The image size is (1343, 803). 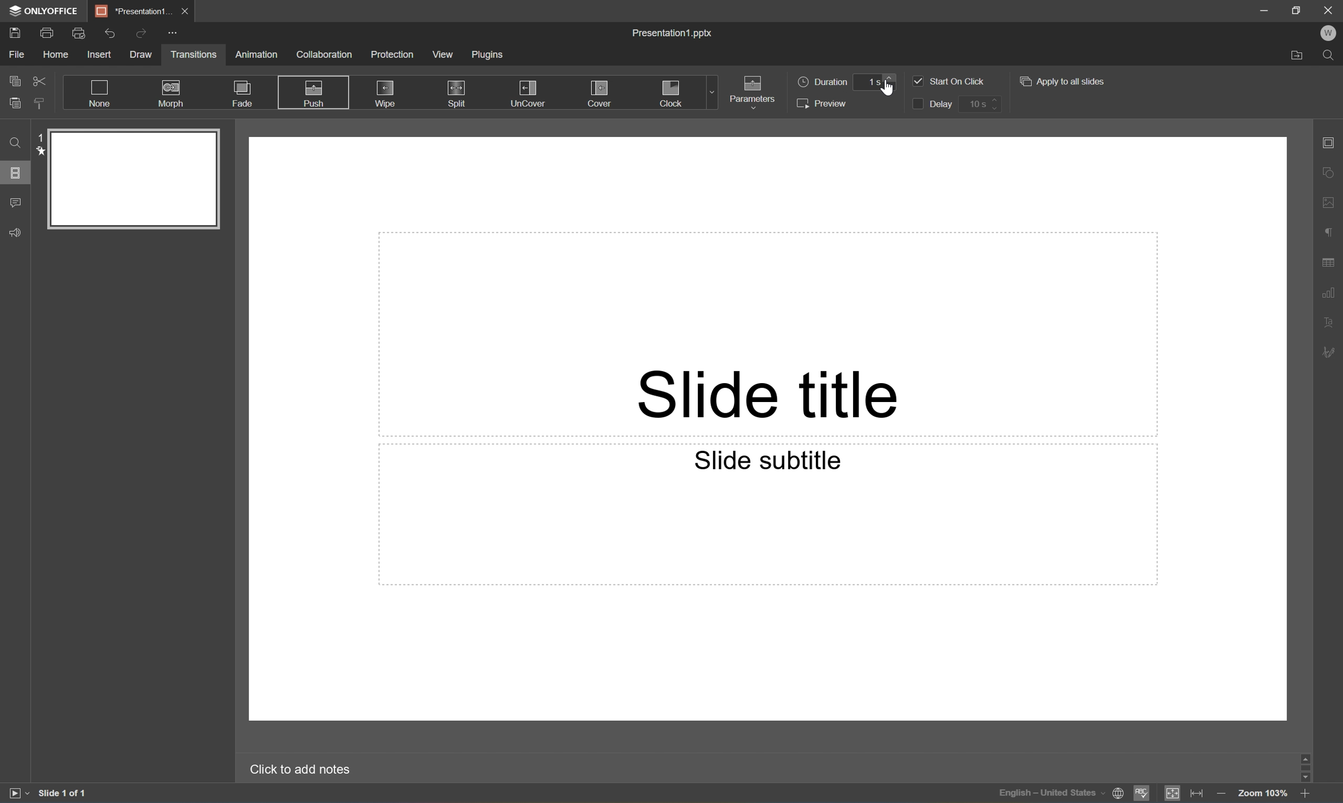 What do you see at coordinates (384, 95) in the screenshot?
I see `Wipe` at bounding box center [384, 95].